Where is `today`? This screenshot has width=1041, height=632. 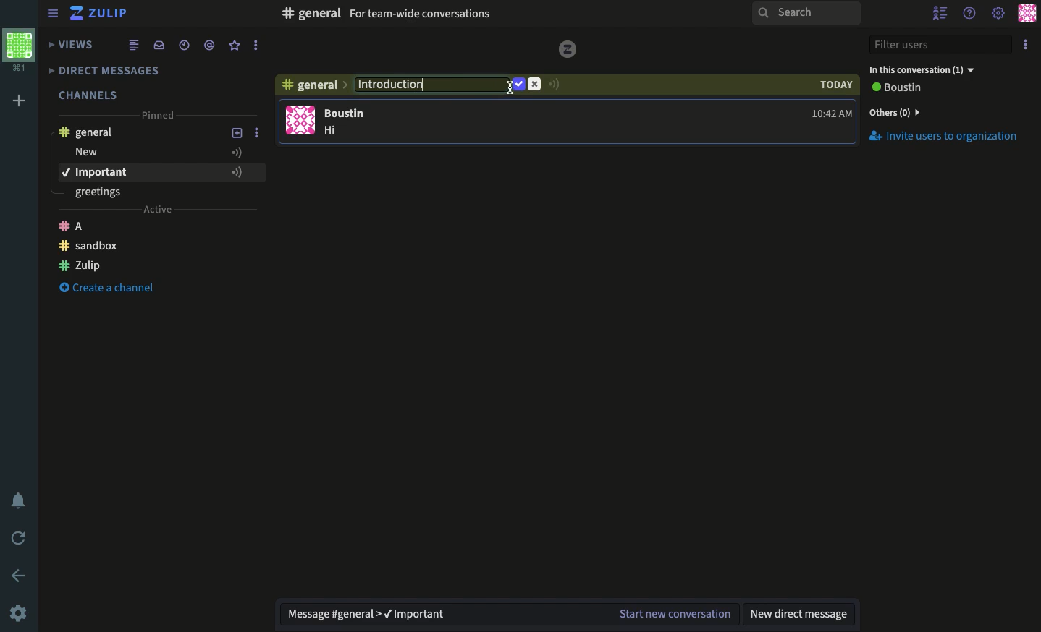
today is located at coordinates (836, 85).